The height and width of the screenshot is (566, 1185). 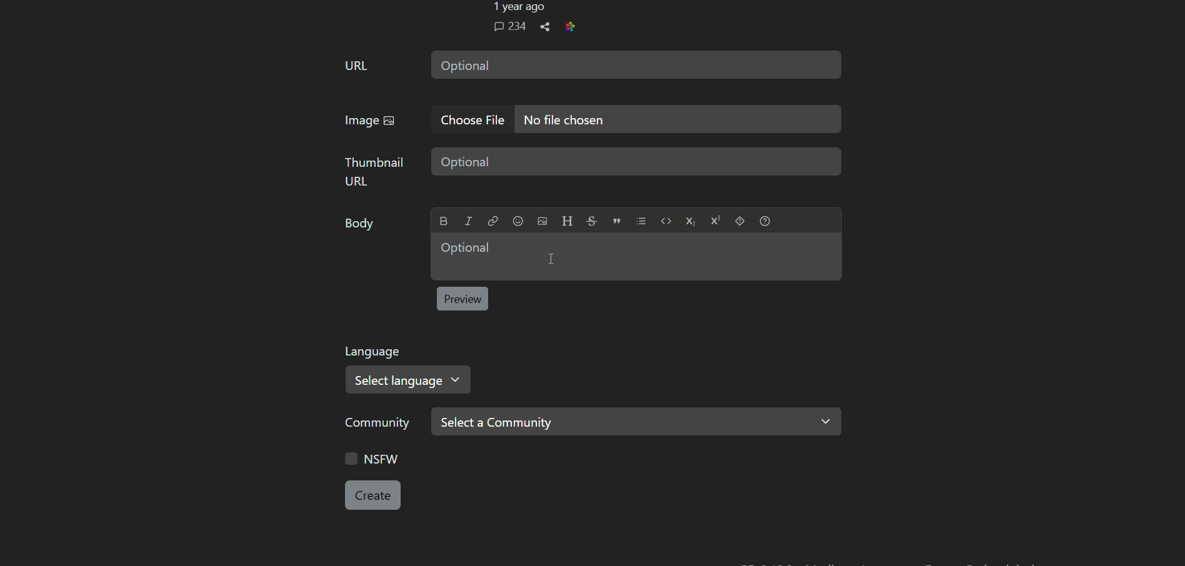 What do you see at coordinates (617, 221) in the screenshot?
I see `Quote` at bounding box center [617, 221].